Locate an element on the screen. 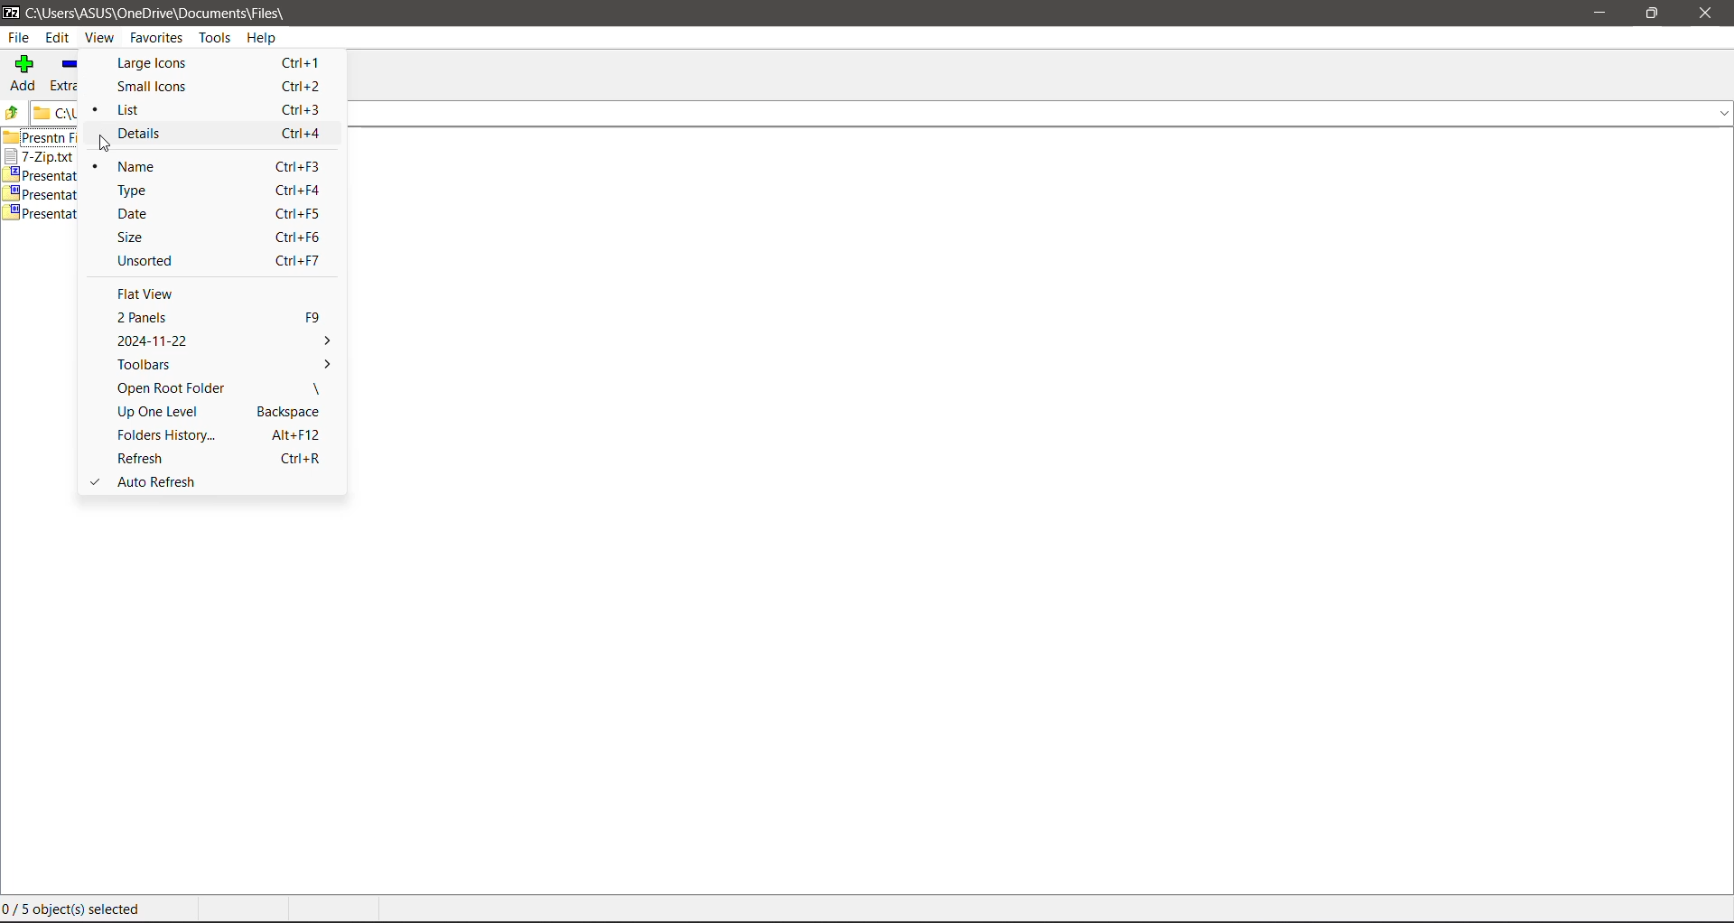 The image size is (1734, 923). Presentation1.zip is located at coordinates (53, 176).